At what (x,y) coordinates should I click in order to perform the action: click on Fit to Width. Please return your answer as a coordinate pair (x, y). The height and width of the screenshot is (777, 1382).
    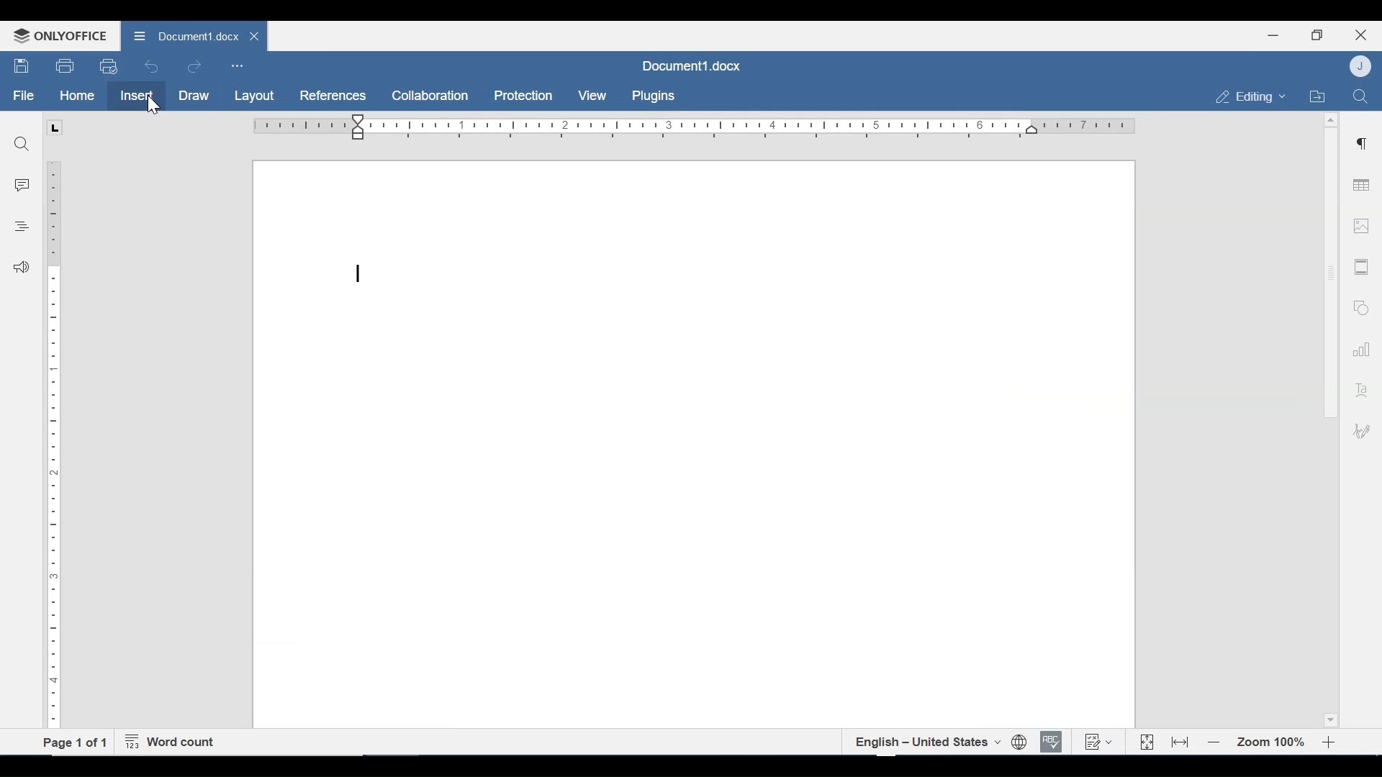
    Looking at the image, I should click on (1181, 741).